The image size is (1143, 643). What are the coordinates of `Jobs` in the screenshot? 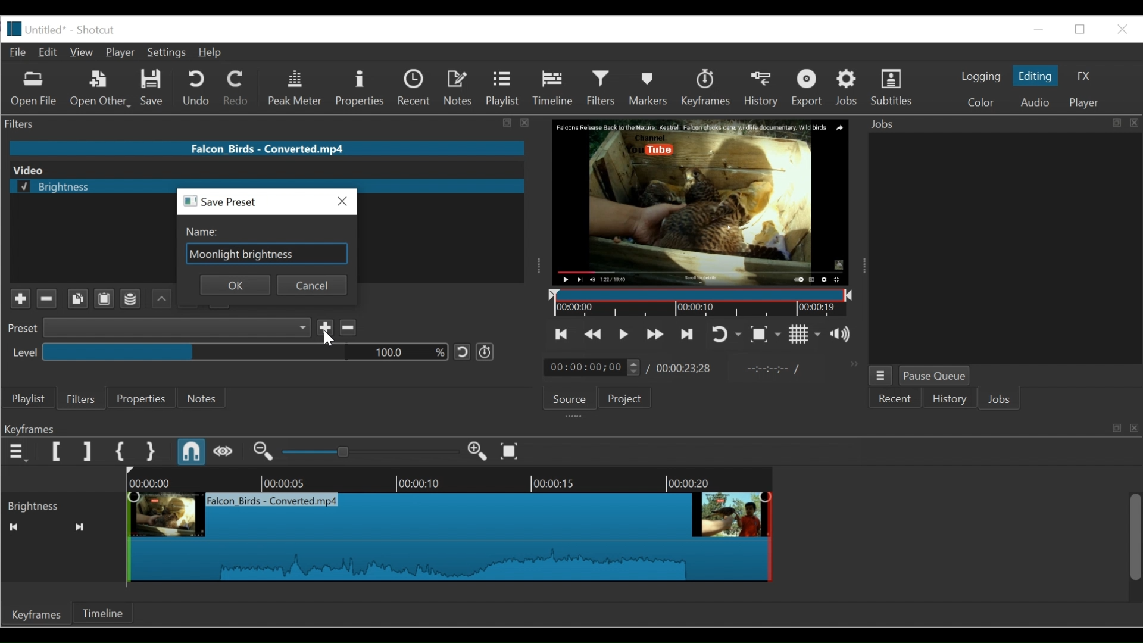 It's located at (847, 89).